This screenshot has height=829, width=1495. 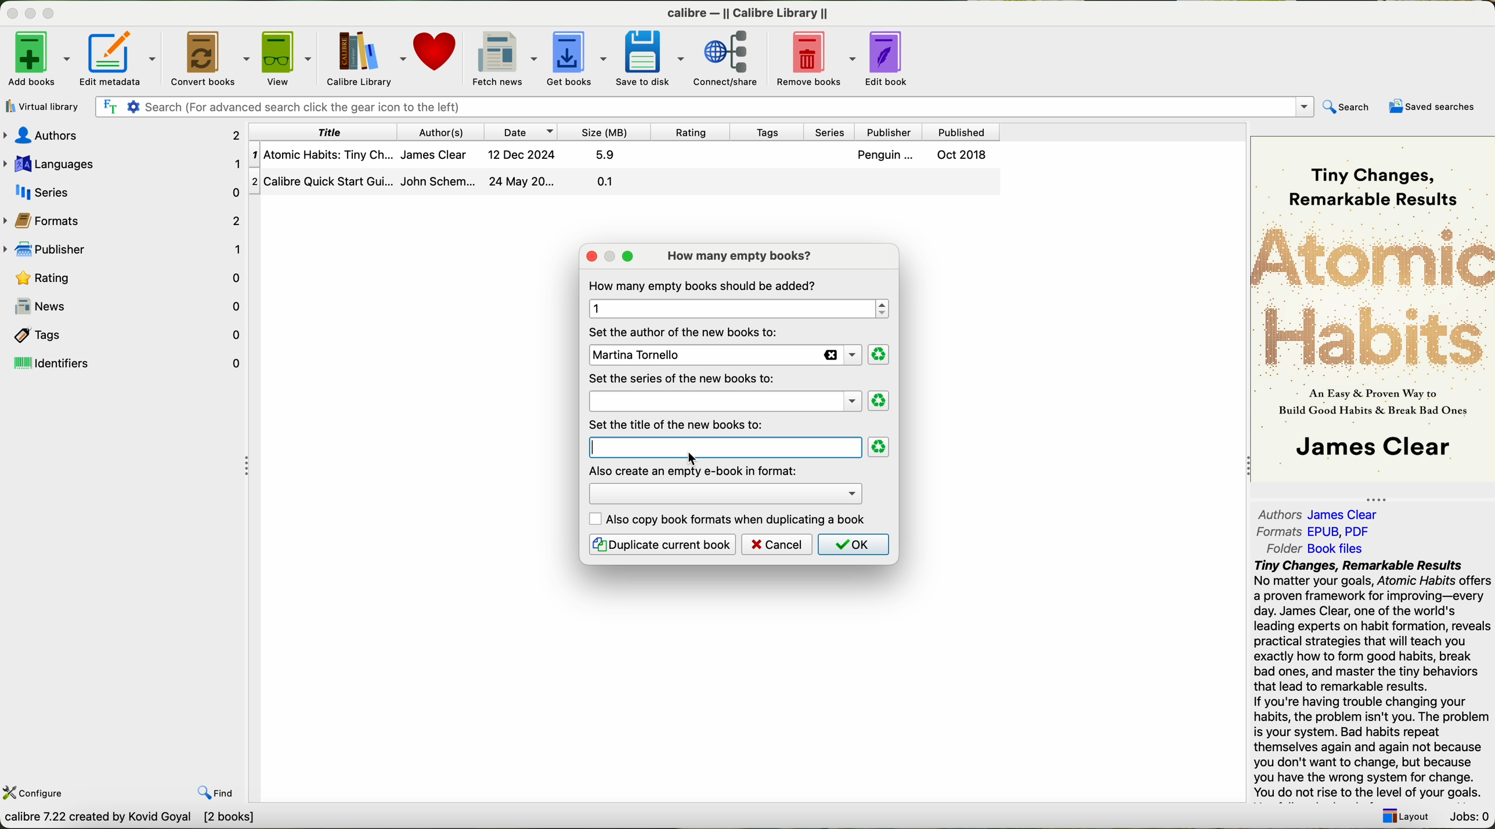 I want to click on set the author of the new books to, so click(x=686, y=331).